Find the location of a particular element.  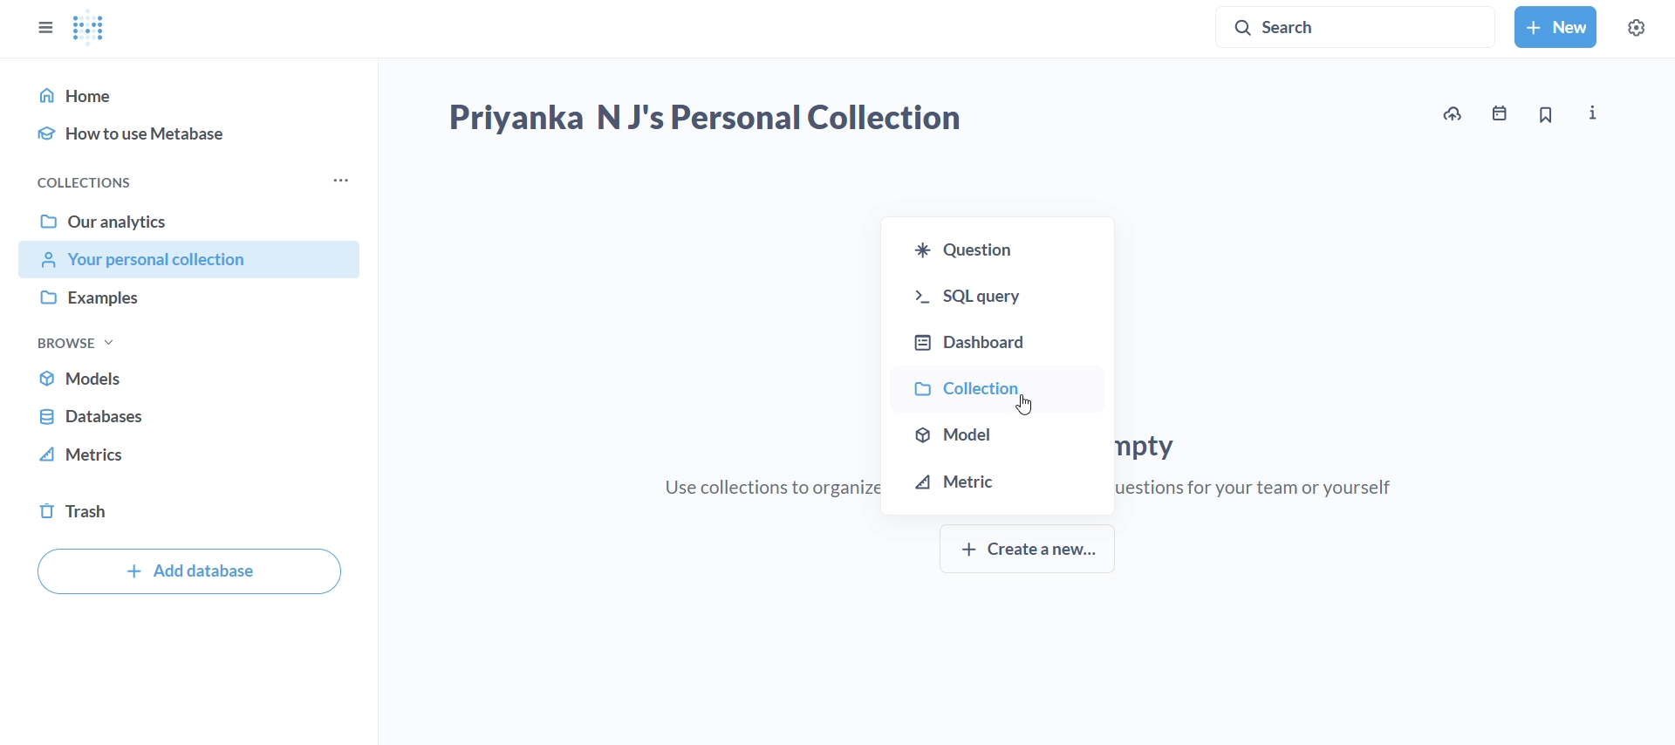

dashboard is located at coordinates (998, 335).